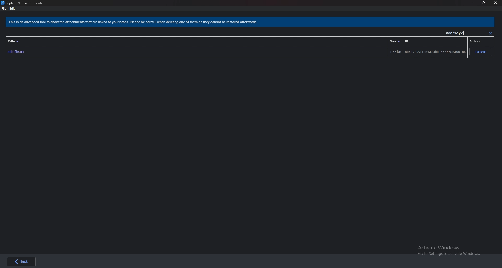  What do you see at coordinates (472, 3) in the screenshot?
I see `minimize` at bounding box center [472, 3].